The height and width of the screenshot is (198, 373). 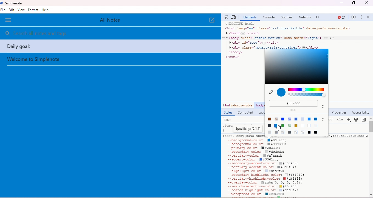 I want to click on show computed styles sidebar, so click(x=364, y=120).